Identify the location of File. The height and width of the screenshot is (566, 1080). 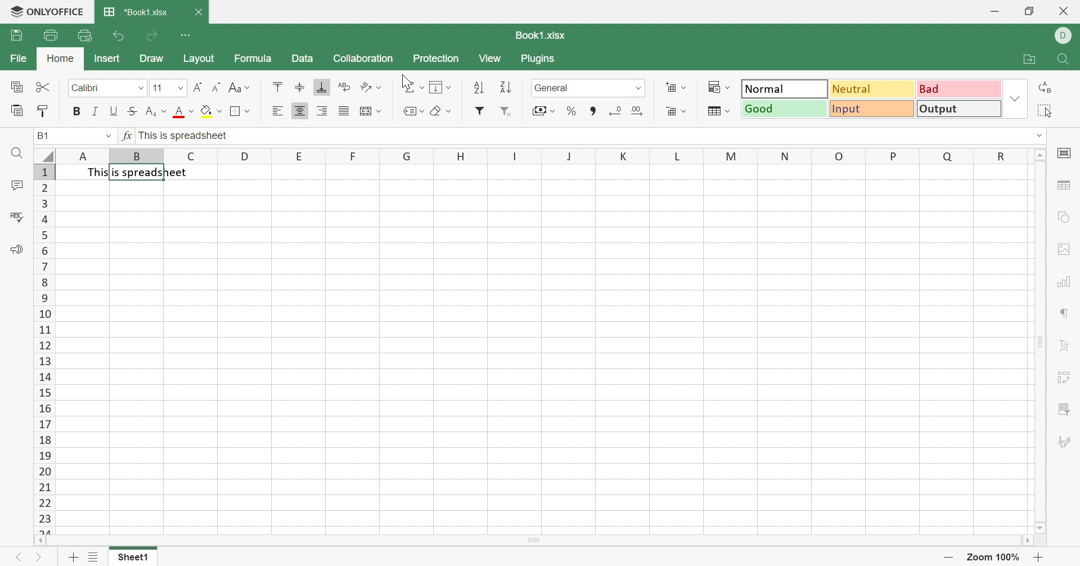
(19, 59).